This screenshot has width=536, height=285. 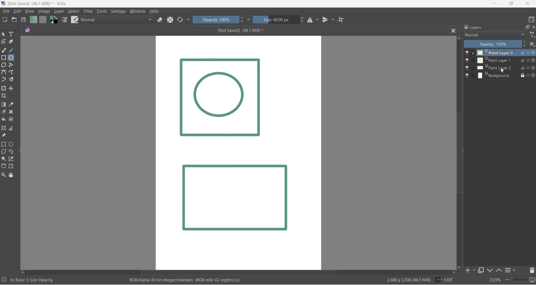 I want to click on save, so click(x=25, y=20).